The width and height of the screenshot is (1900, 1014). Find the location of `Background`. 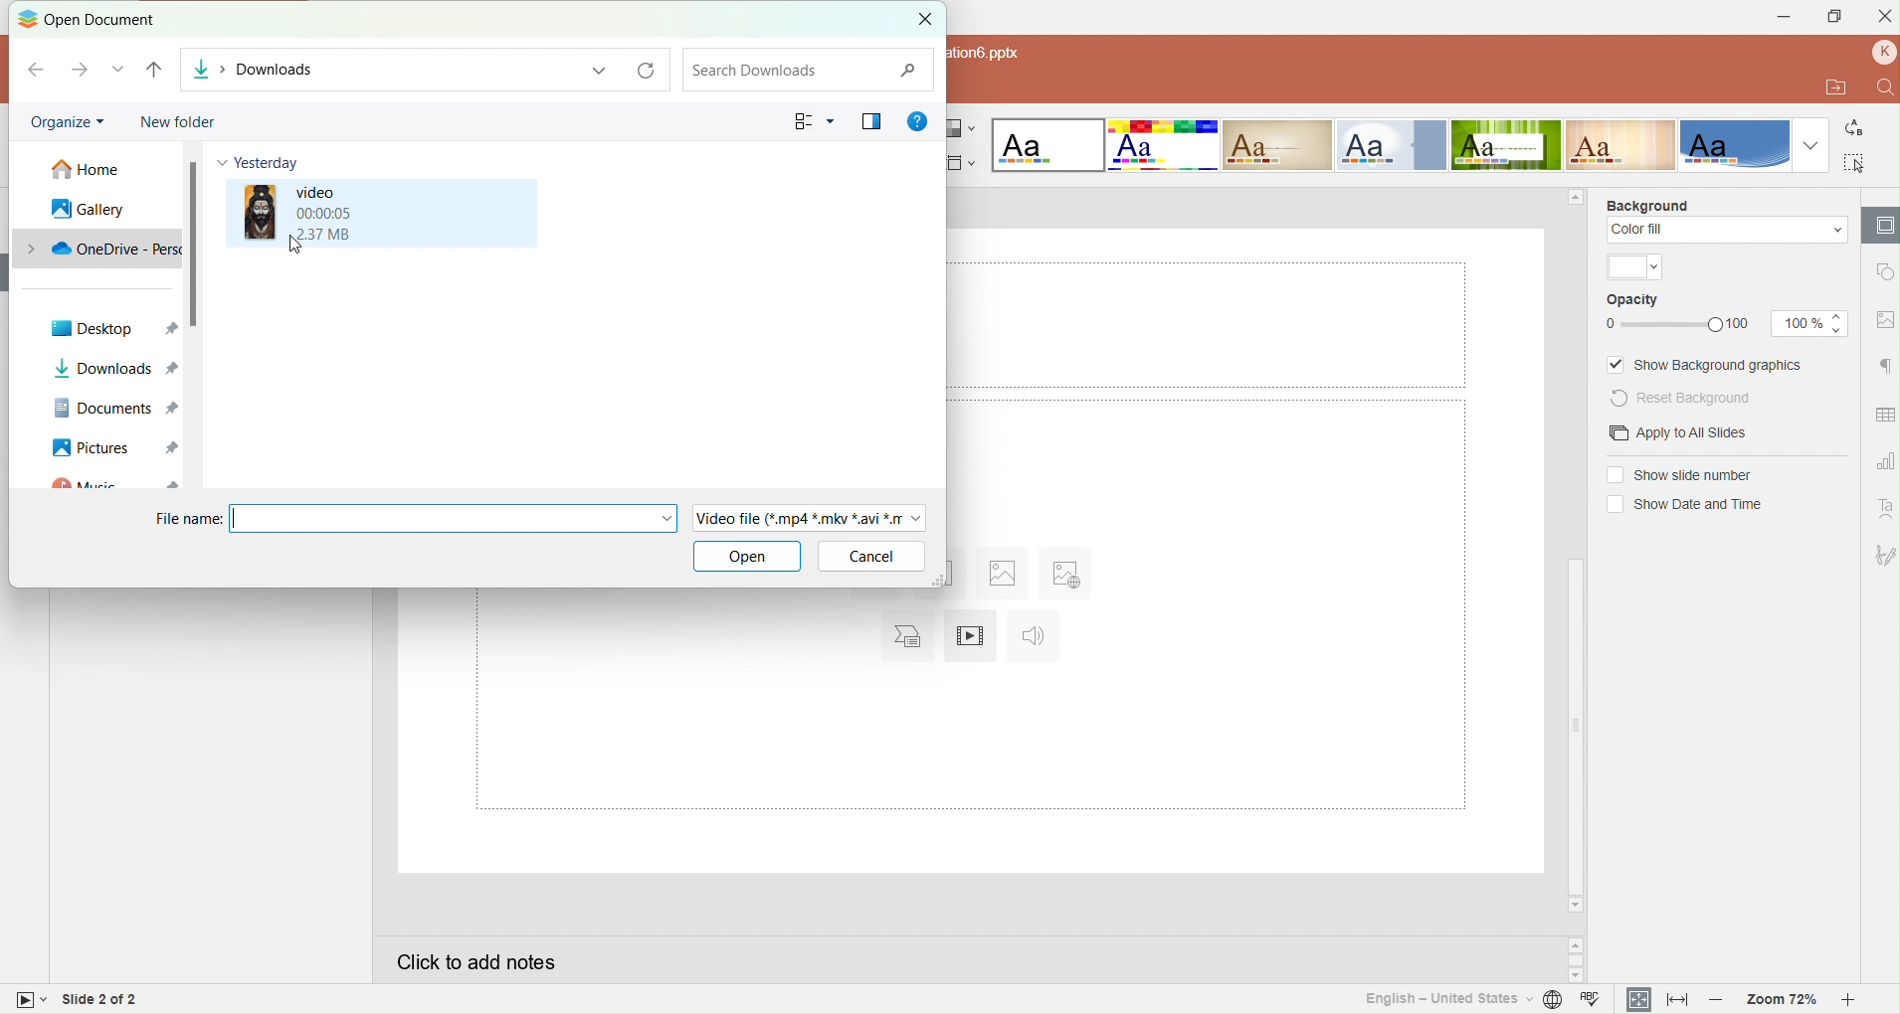

Background is located at coordinates (1652, 205).